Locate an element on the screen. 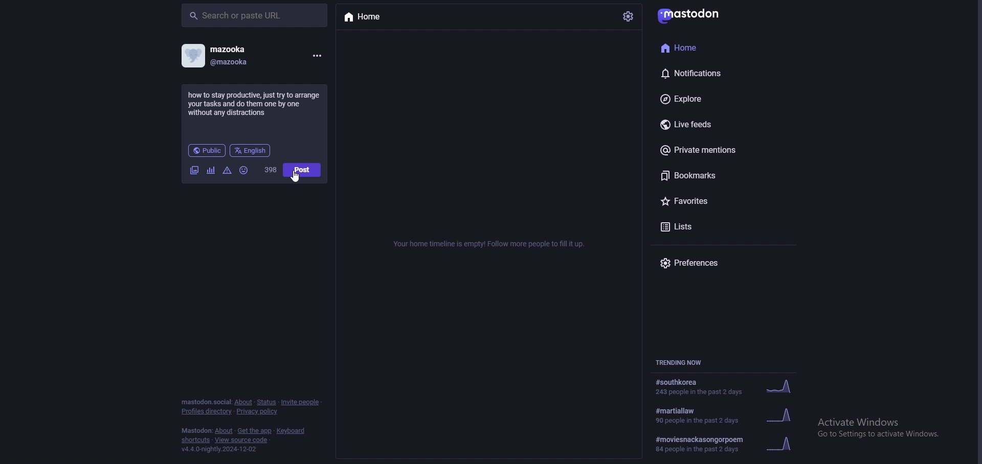 The height and width of the screenshot is (464, 982). favorites is located at coordinates (708, 201).